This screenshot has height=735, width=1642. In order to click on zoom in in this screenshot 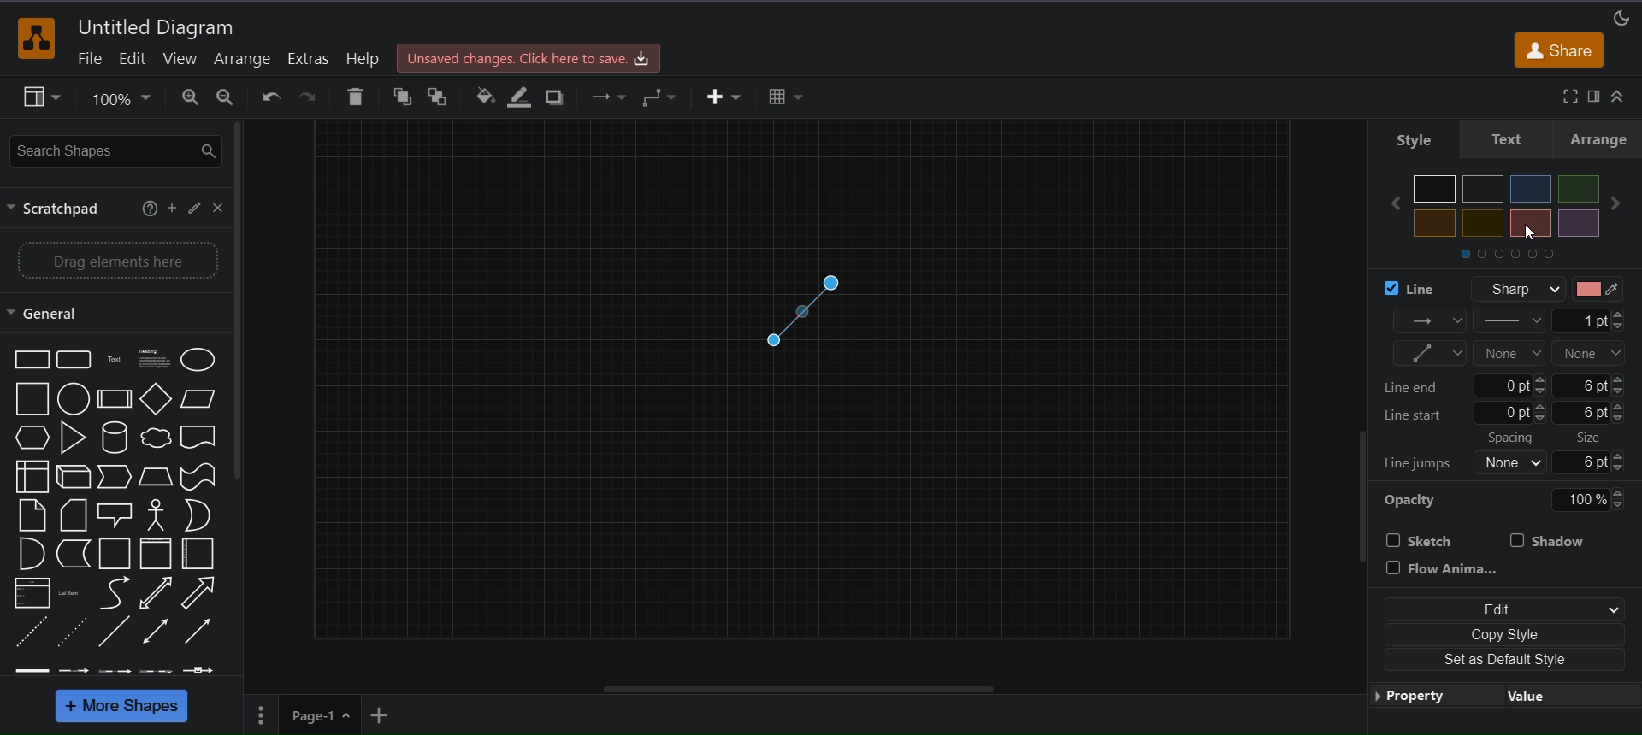, I will do `click(190, 98)`.